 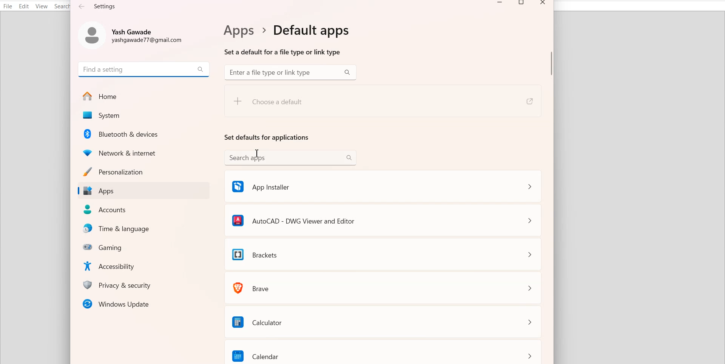 I want to click on Time & Language, so click(x=146, y=229).